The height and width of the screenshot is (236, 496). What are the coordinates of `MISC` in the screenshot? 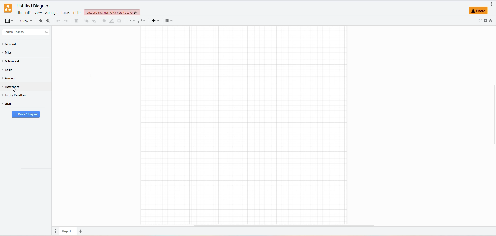 It's located at (8, 52).